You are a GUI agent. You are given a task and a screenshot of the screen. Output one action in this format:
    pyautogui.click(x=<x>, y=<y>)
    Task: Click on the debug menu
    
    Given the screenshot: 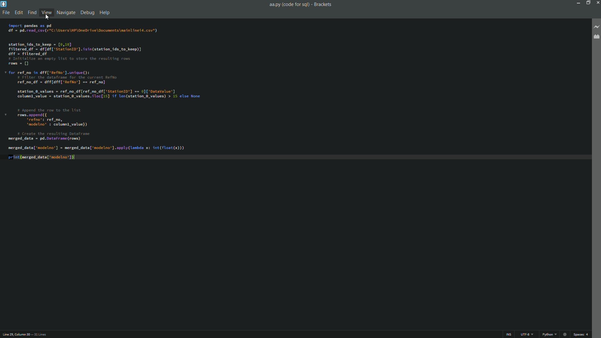 What is the action you would take?
    pyautogui.click(x=87, y=12)
    